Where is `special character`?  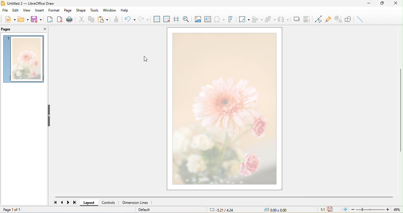 special character is located at coordinates (220, 19).